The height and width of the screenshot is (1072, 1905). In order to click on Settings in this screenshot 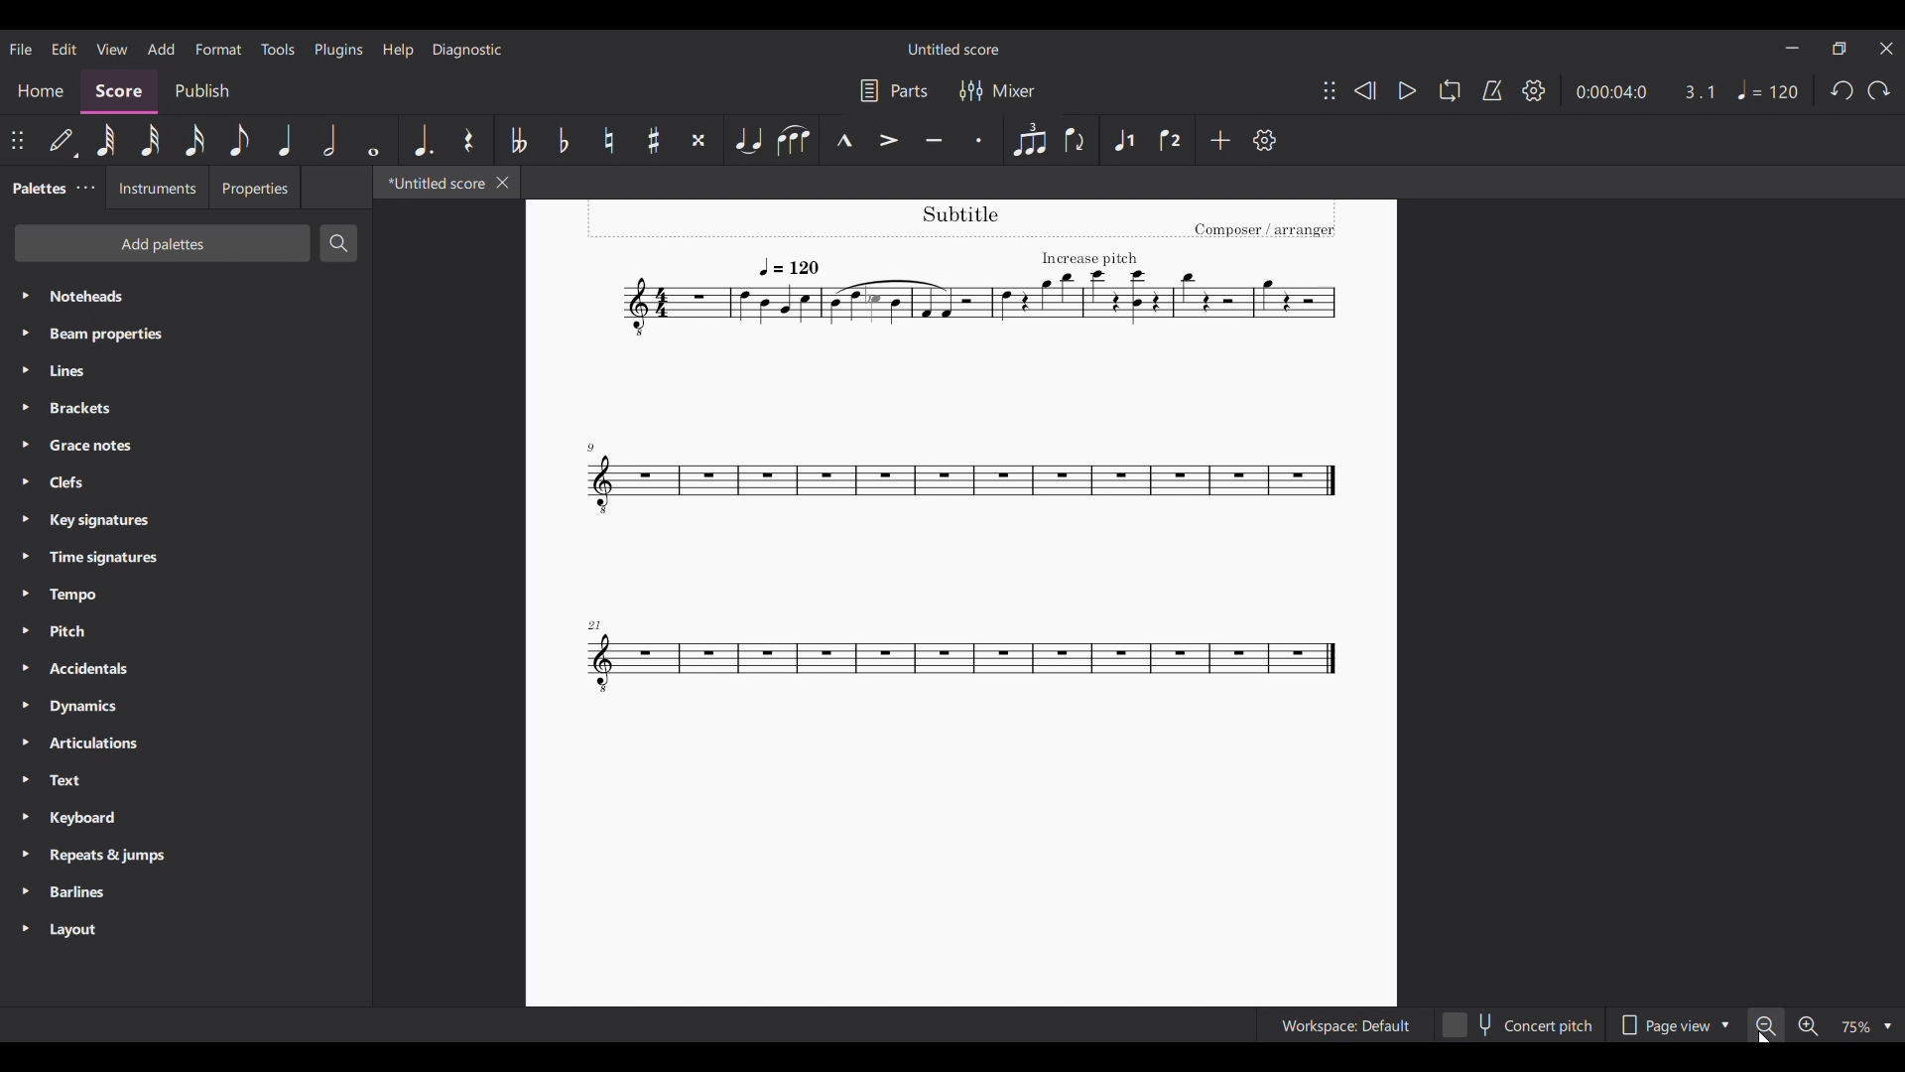, I will do `click(1535, 90)`.